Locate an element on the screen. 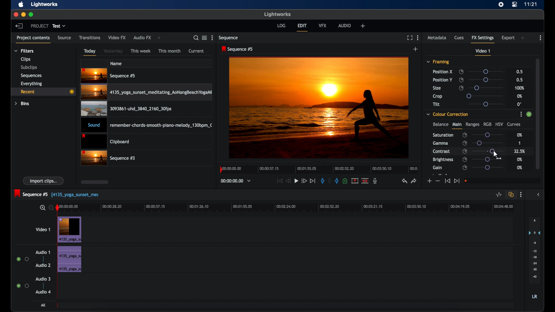  enable/disable keyframes is located at coordinates (465, 168).